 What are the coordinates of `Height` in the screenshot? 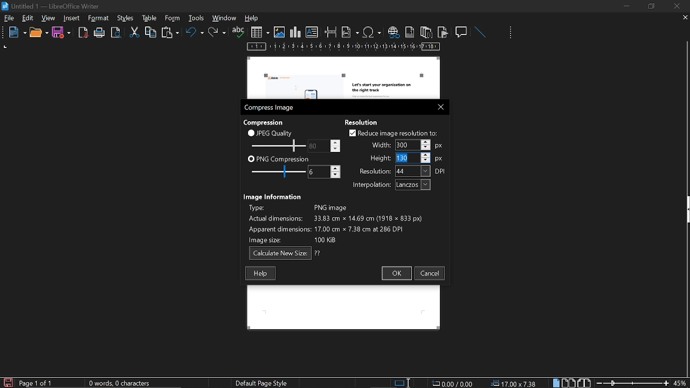 It's located at (406, 158).